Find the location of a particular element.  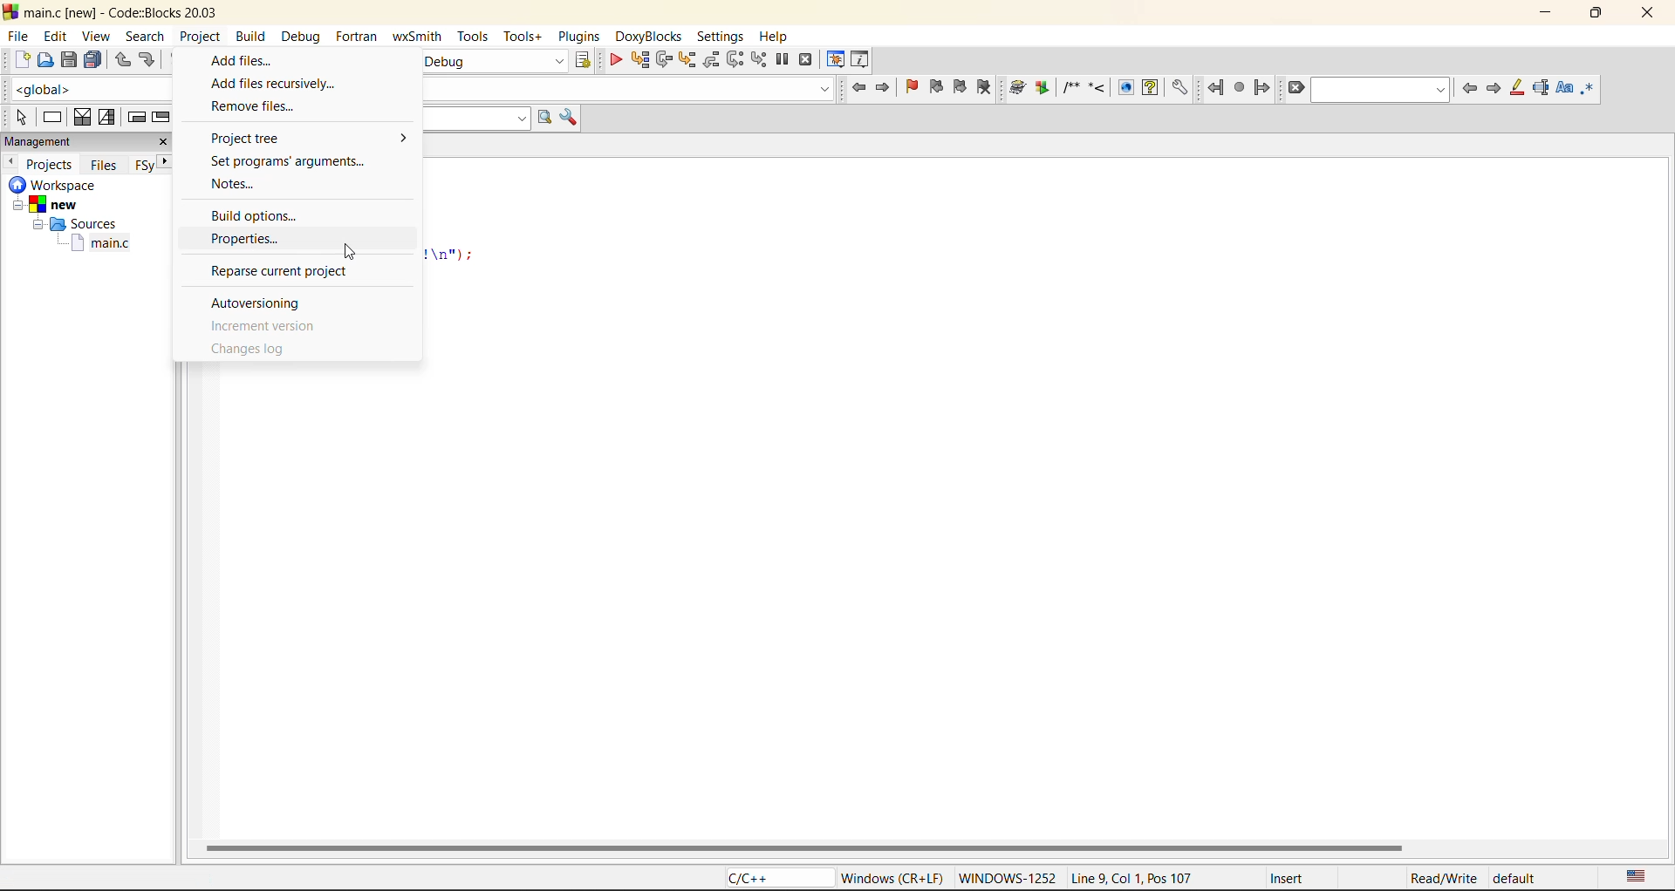

code completion search is located at coordinates (629, 87).